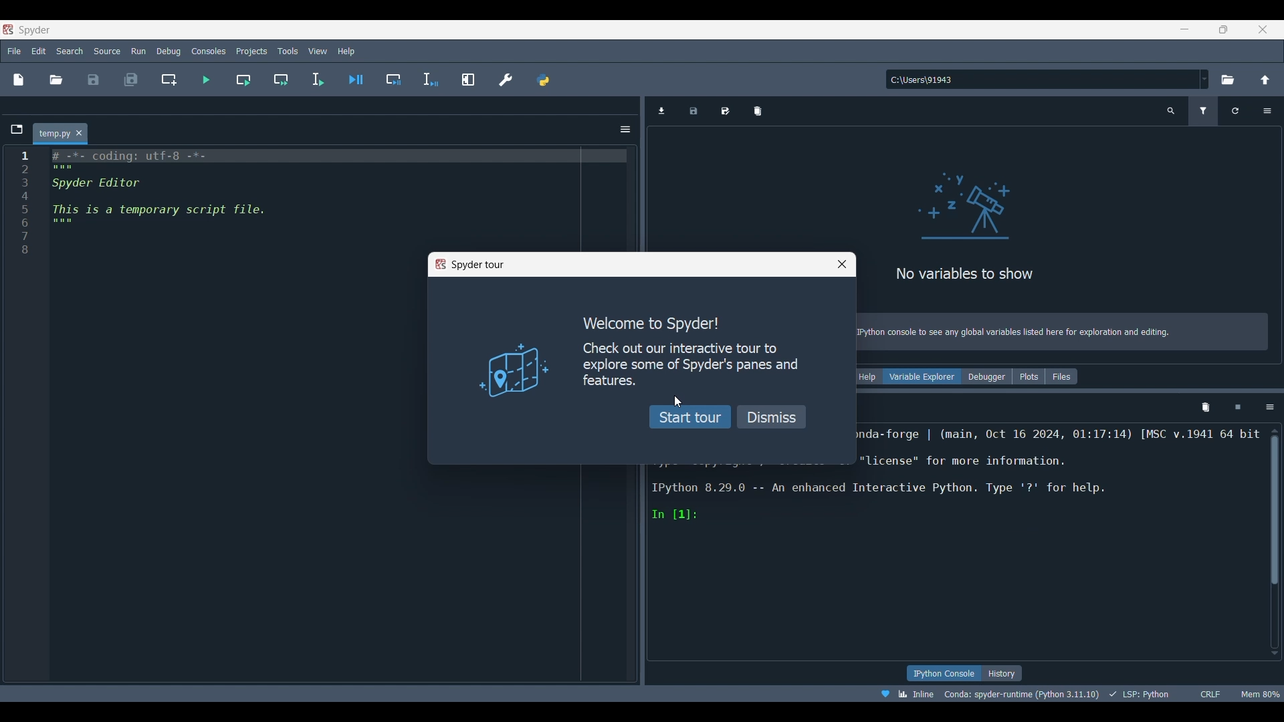 The width and height of the screenshot is (1284, 722). Describe the element at coordinates (251, 51) in the screenshot. I see `Projects menu` at that location.